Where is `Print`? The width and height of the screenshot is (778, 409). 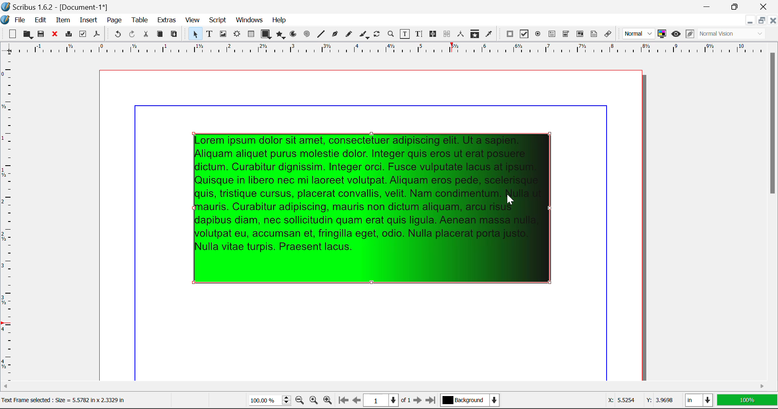 Print is located at coordinates (68, 34).